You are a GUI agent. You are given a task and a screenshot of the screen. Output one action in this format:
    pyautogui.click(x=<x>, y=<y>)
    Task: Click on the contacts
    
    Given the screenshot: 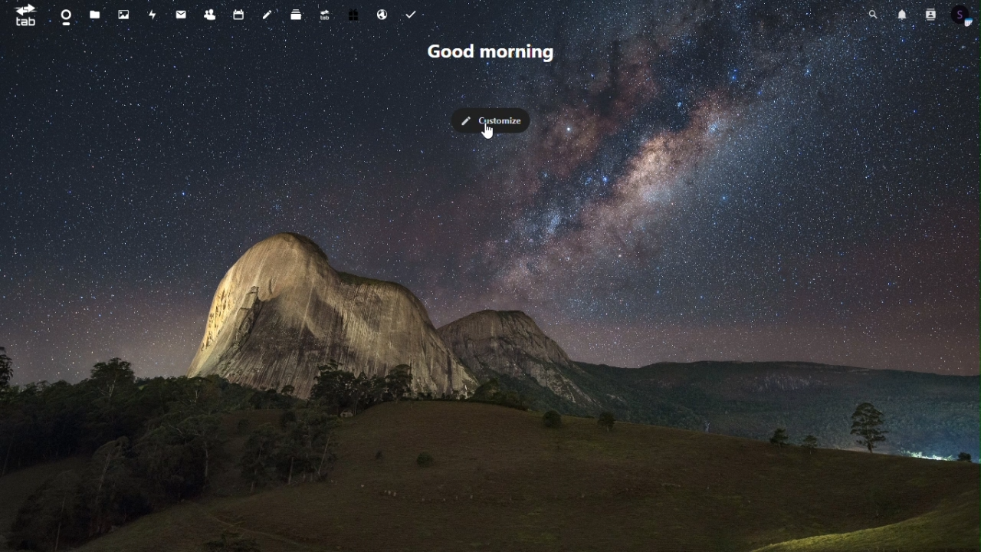 What is the action you would take?
    pyautogui.click(x=209, y=16)
    